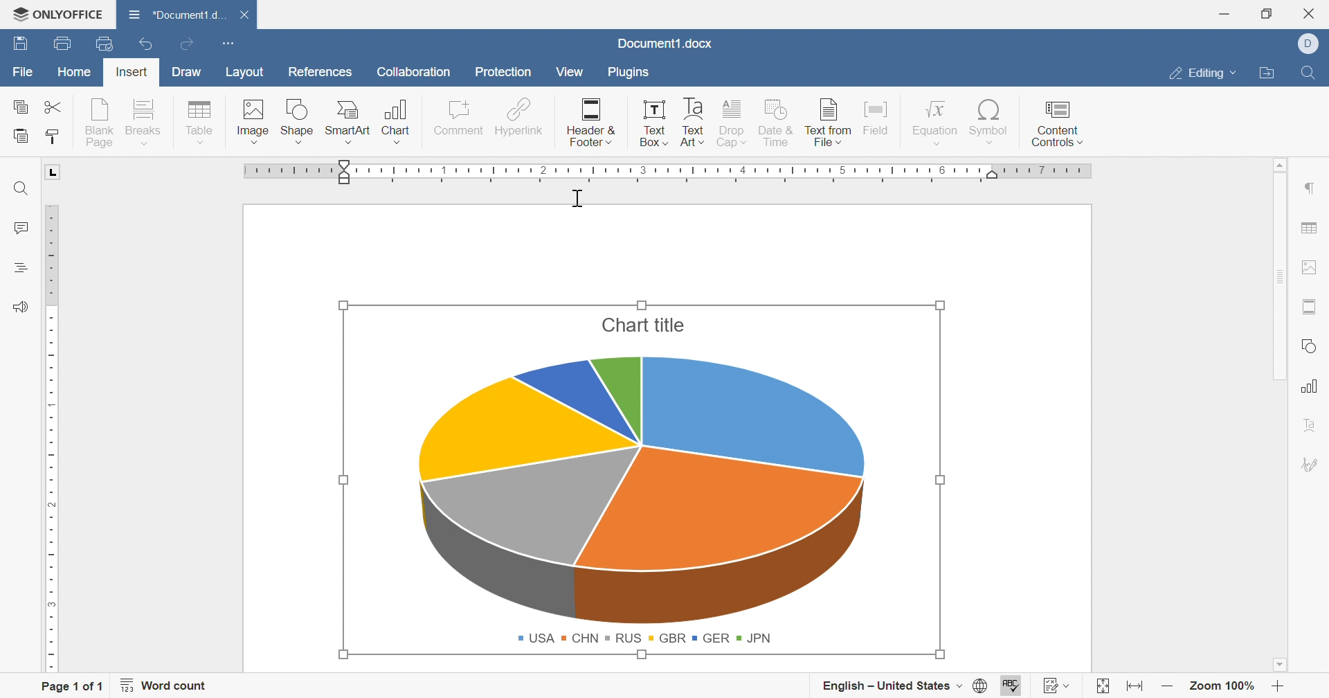 The image size is (1329, 698). Describe the element at coordinates (1314, 386) in the screenshot. I see `Chart settings` at that location.